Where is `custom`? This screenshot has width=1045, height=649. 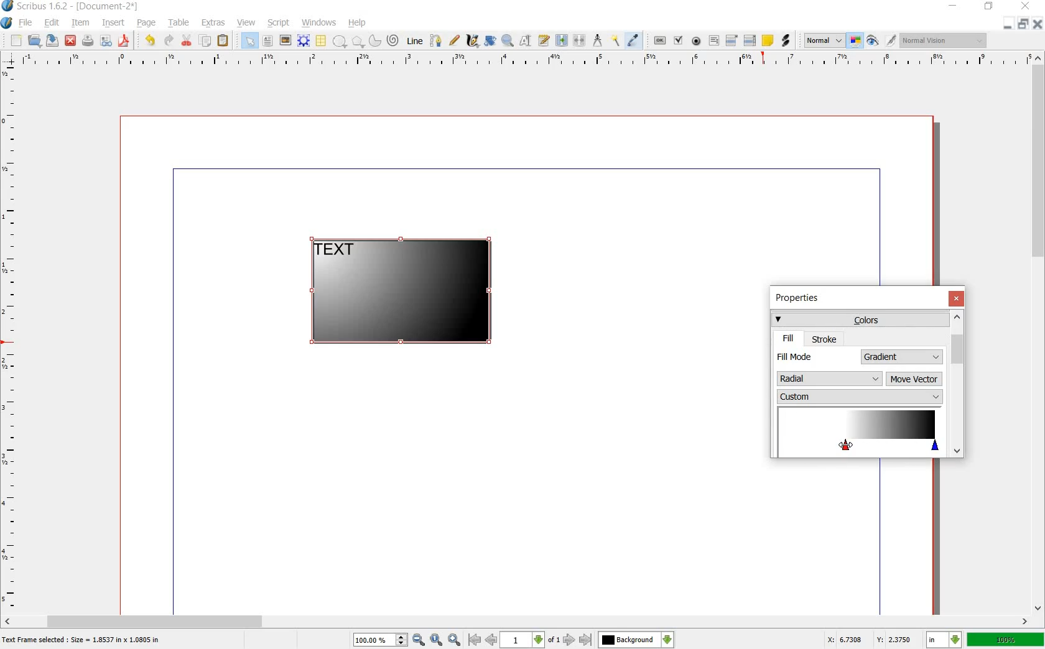
custom is located at coordinates (859, 397).